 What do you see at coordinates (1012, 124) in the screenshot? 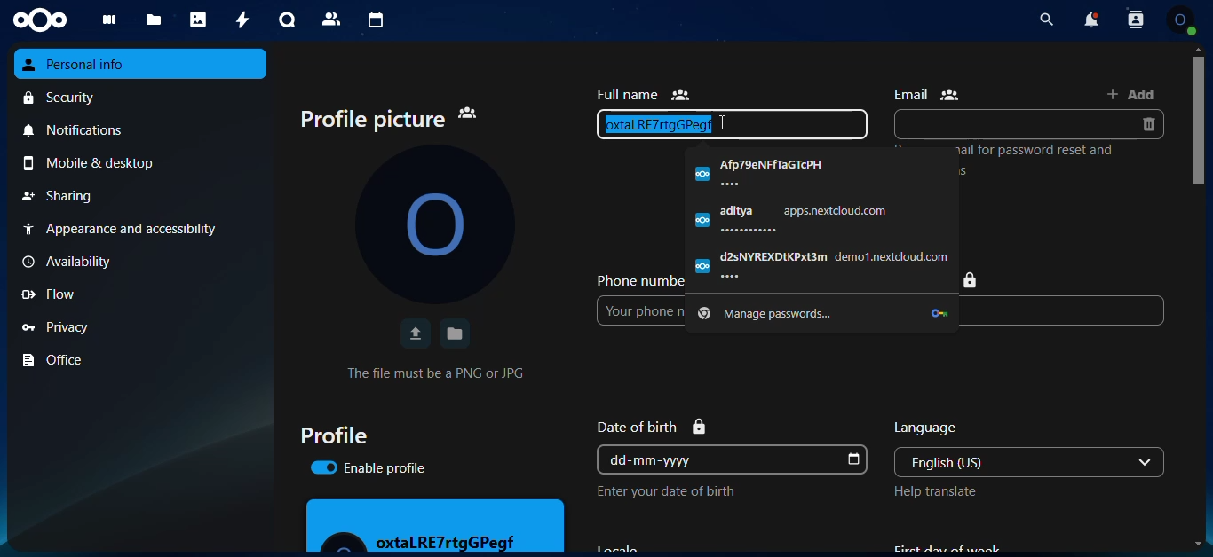
I see `email input box` at bounding box center [1012, 124].